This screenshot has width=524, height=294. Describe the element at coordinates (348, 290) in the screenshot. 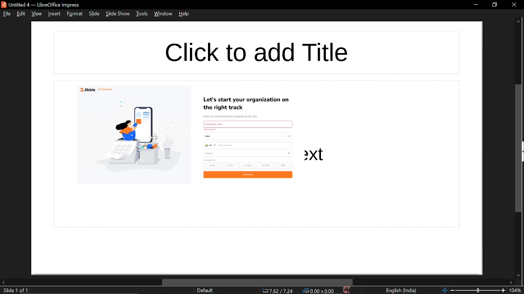

I see `save` at that location.